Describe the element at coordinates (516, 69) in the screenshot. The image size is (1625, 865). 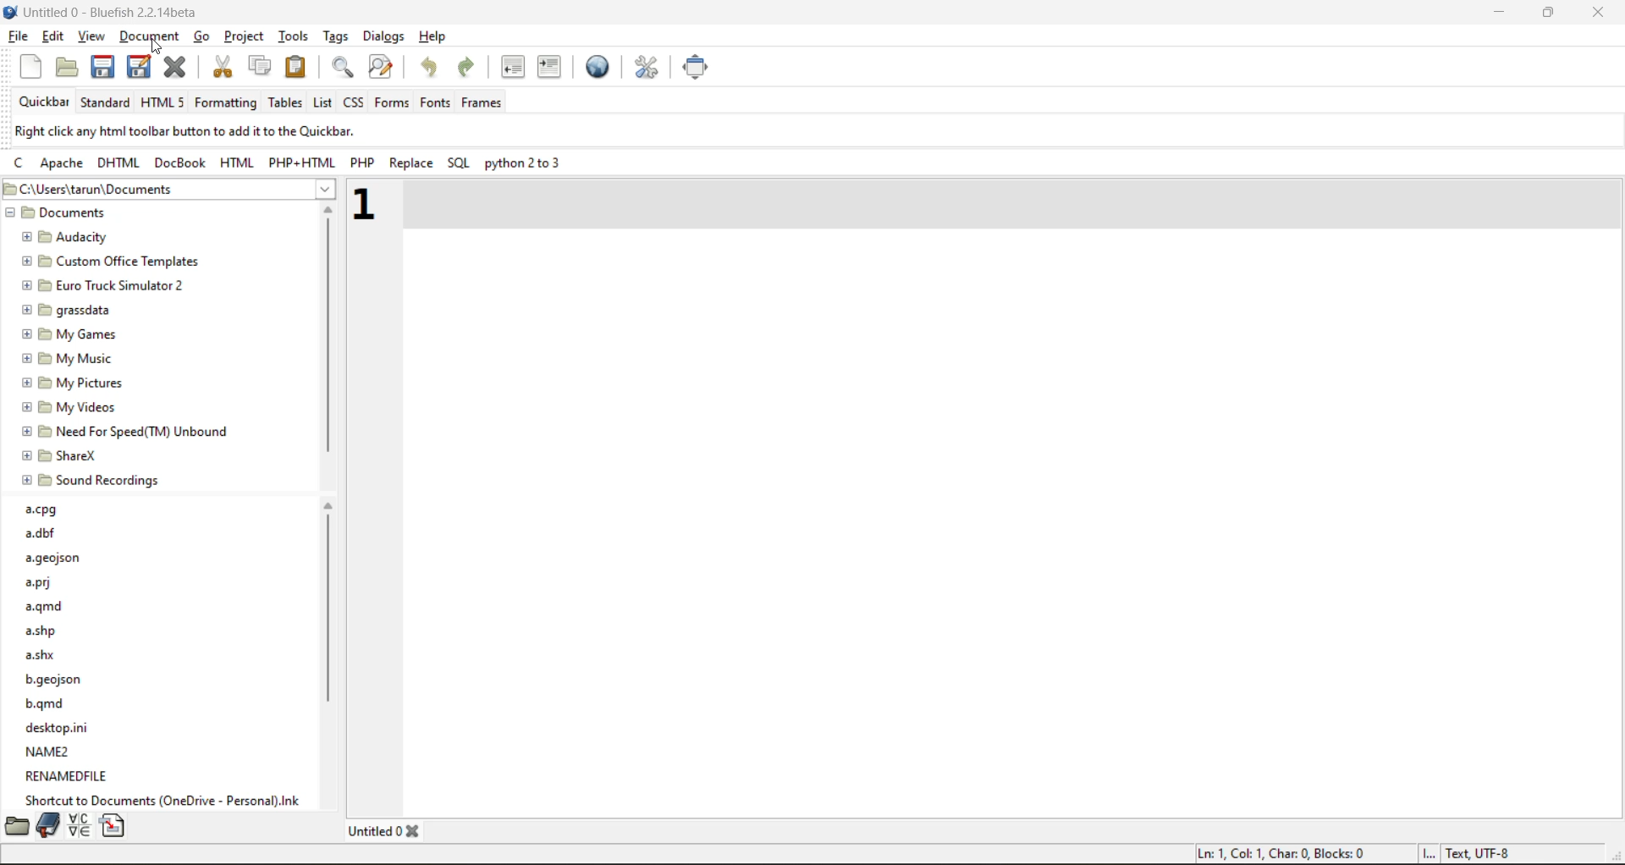
I see `uindent` at that location.